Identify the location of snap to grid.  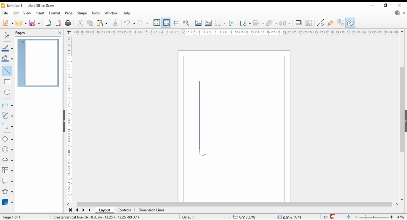
(166, 23).